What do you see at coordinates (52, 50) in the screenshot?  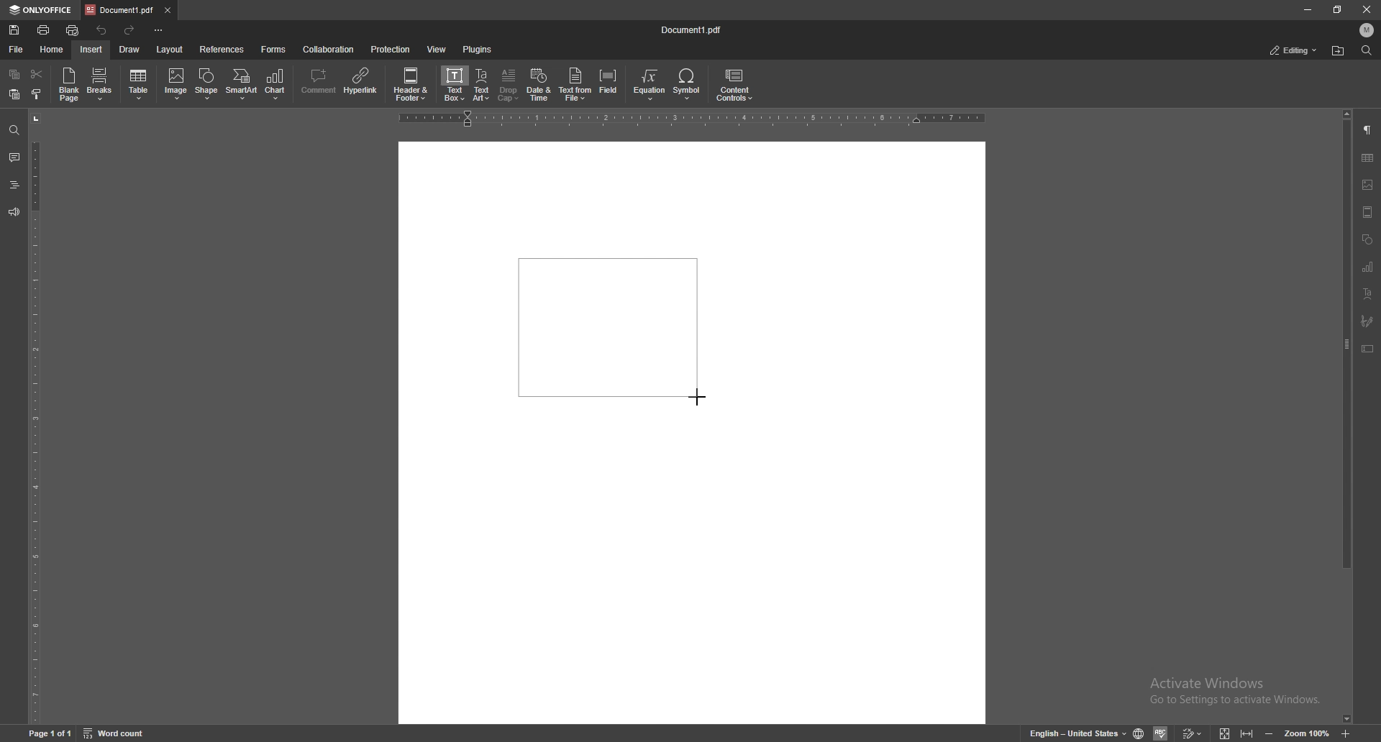 I see `home` at bounding box center [52, 50].